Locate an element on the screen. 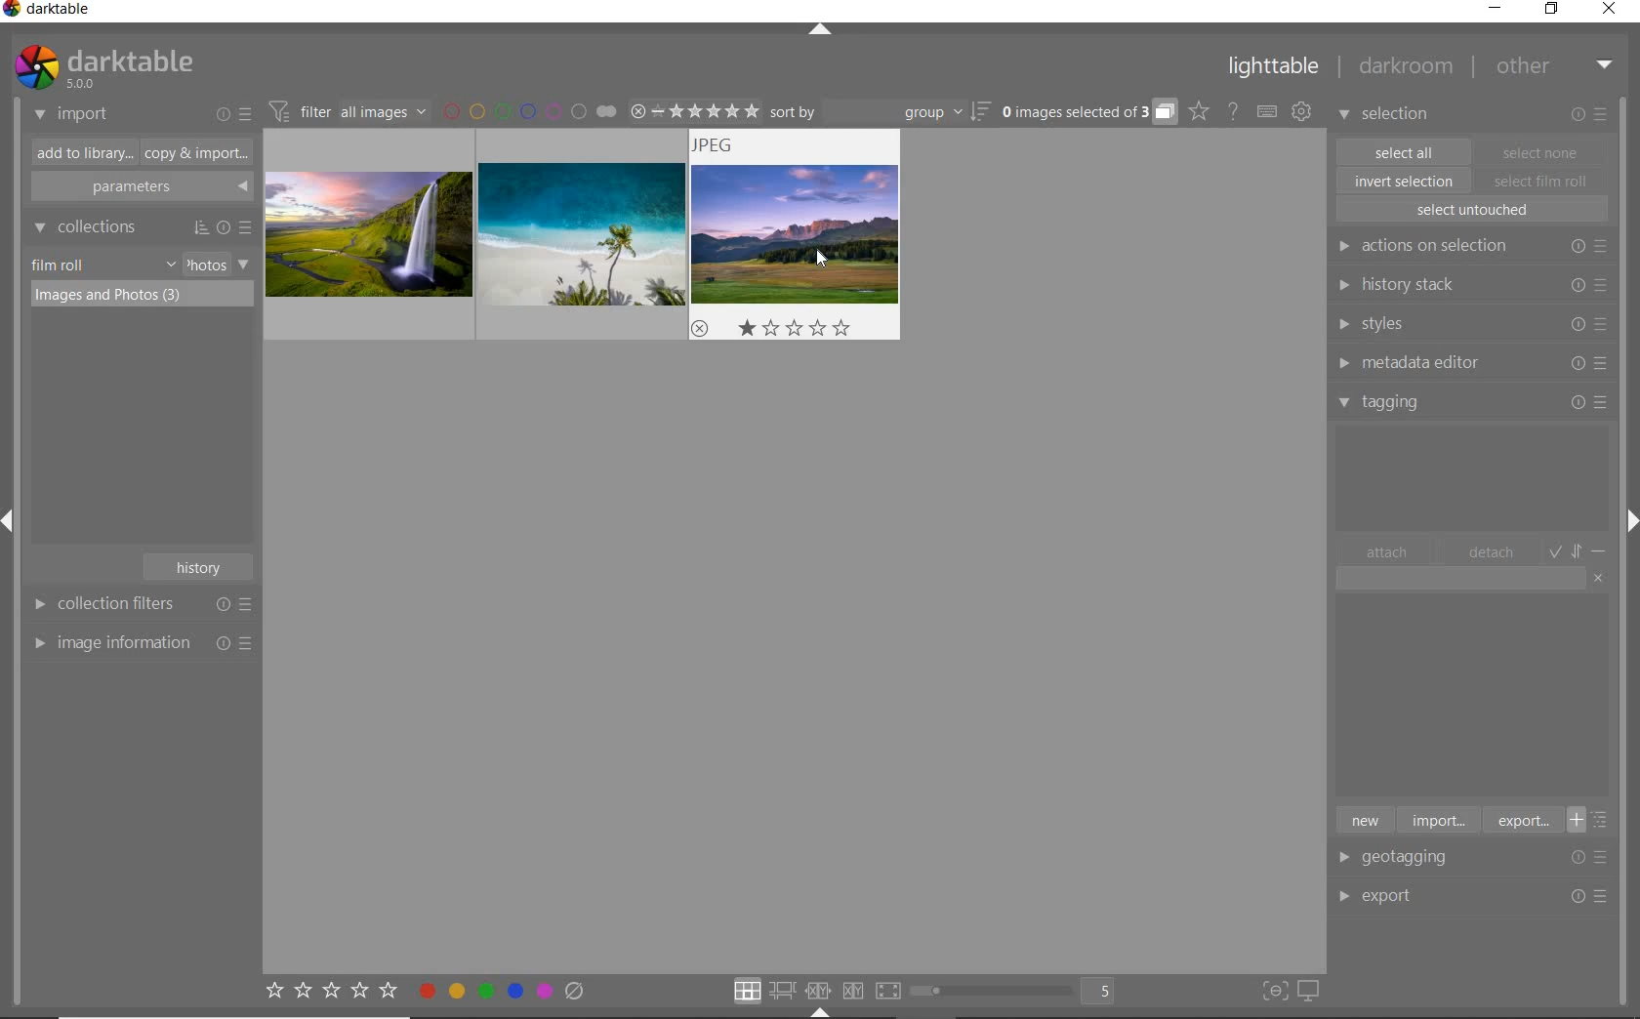 The height and width of the screenshot is (1019, 1640). toggle color label of selected images is located at coordinates (503, 990).